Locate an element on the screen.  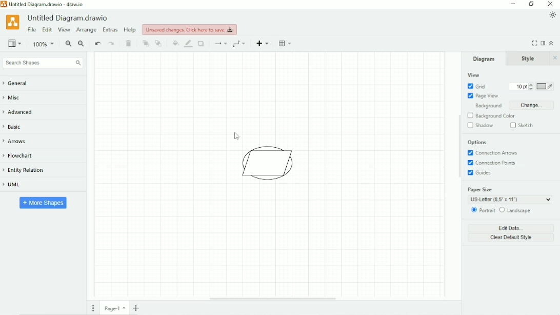
Horizontal scrollbar is located at coordinates (273, 299).